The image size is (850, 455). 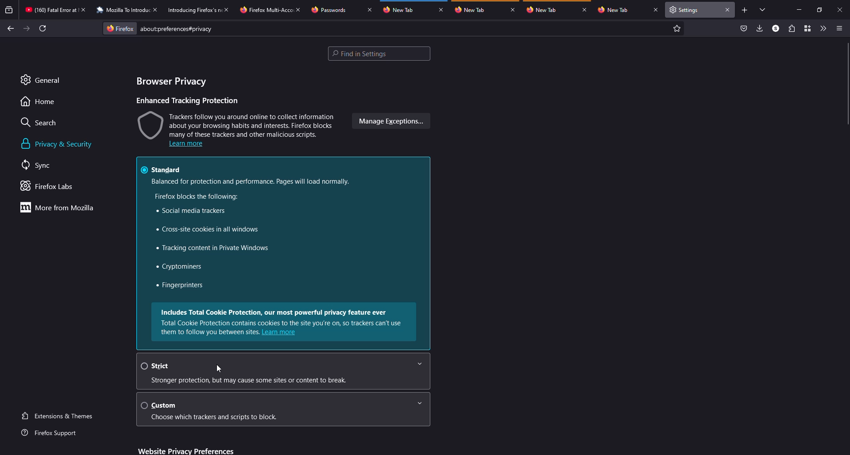 What do you see at coordinates (585, 10) in the screenshot?
I see `close` at bounding box center [585, 10].